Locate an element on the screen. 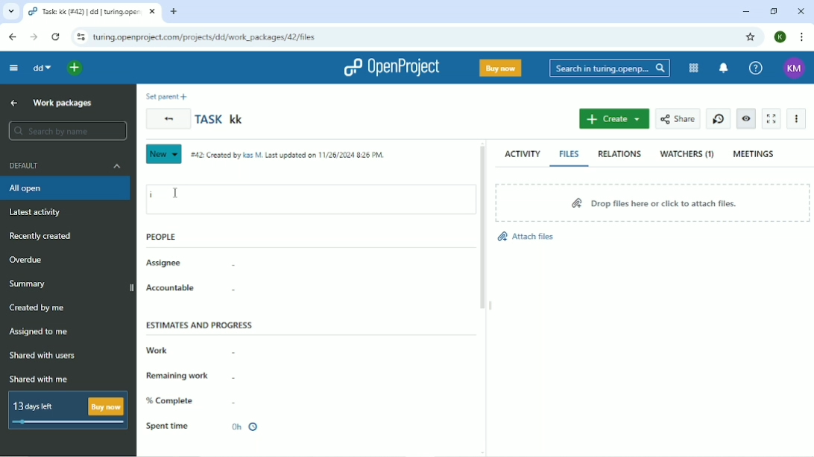 This screenshot has height=457, width=814. % Complete is located at coordinates (192, 399).